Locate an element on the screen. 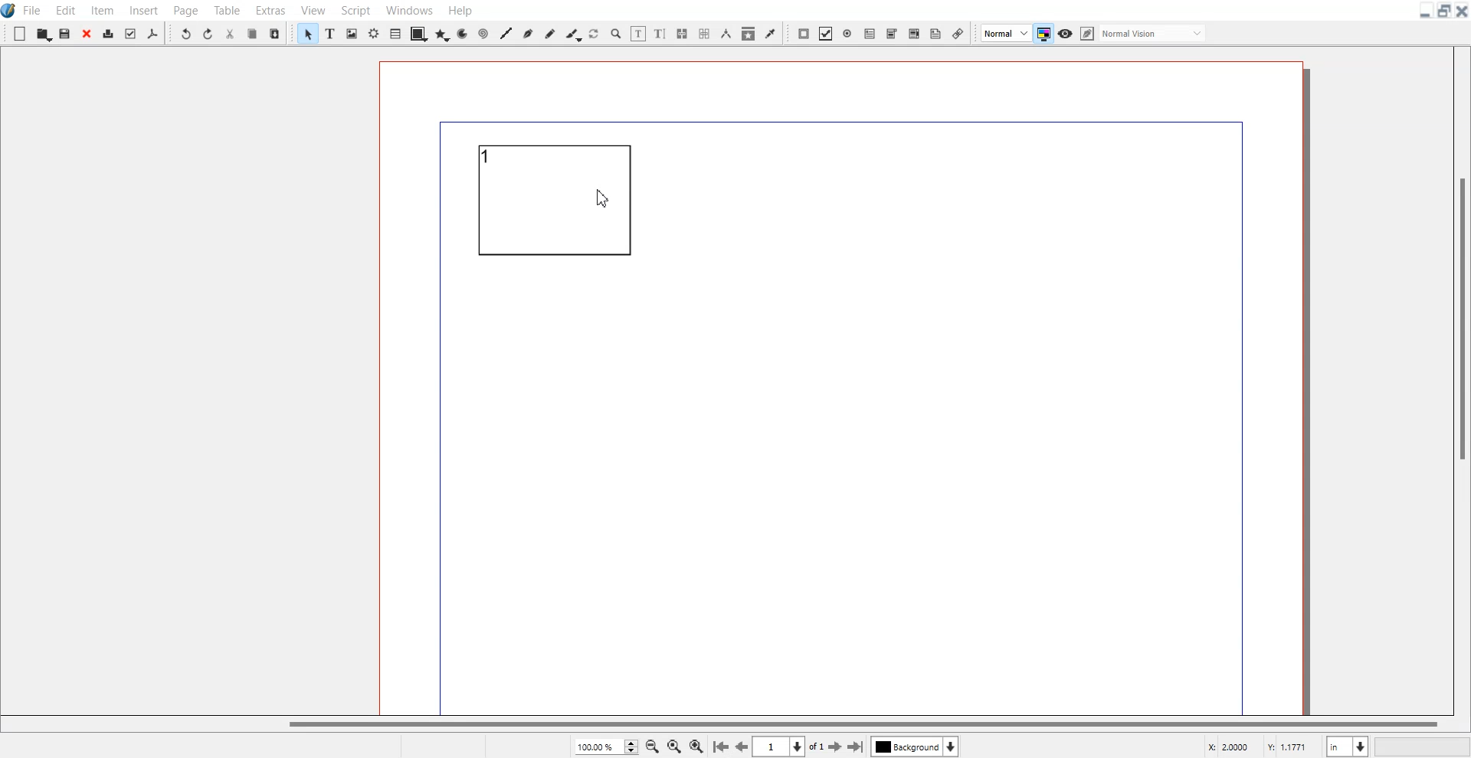 The width and height of the screenshot is (1471, 758). Redo is located at coordinates (208, 32).